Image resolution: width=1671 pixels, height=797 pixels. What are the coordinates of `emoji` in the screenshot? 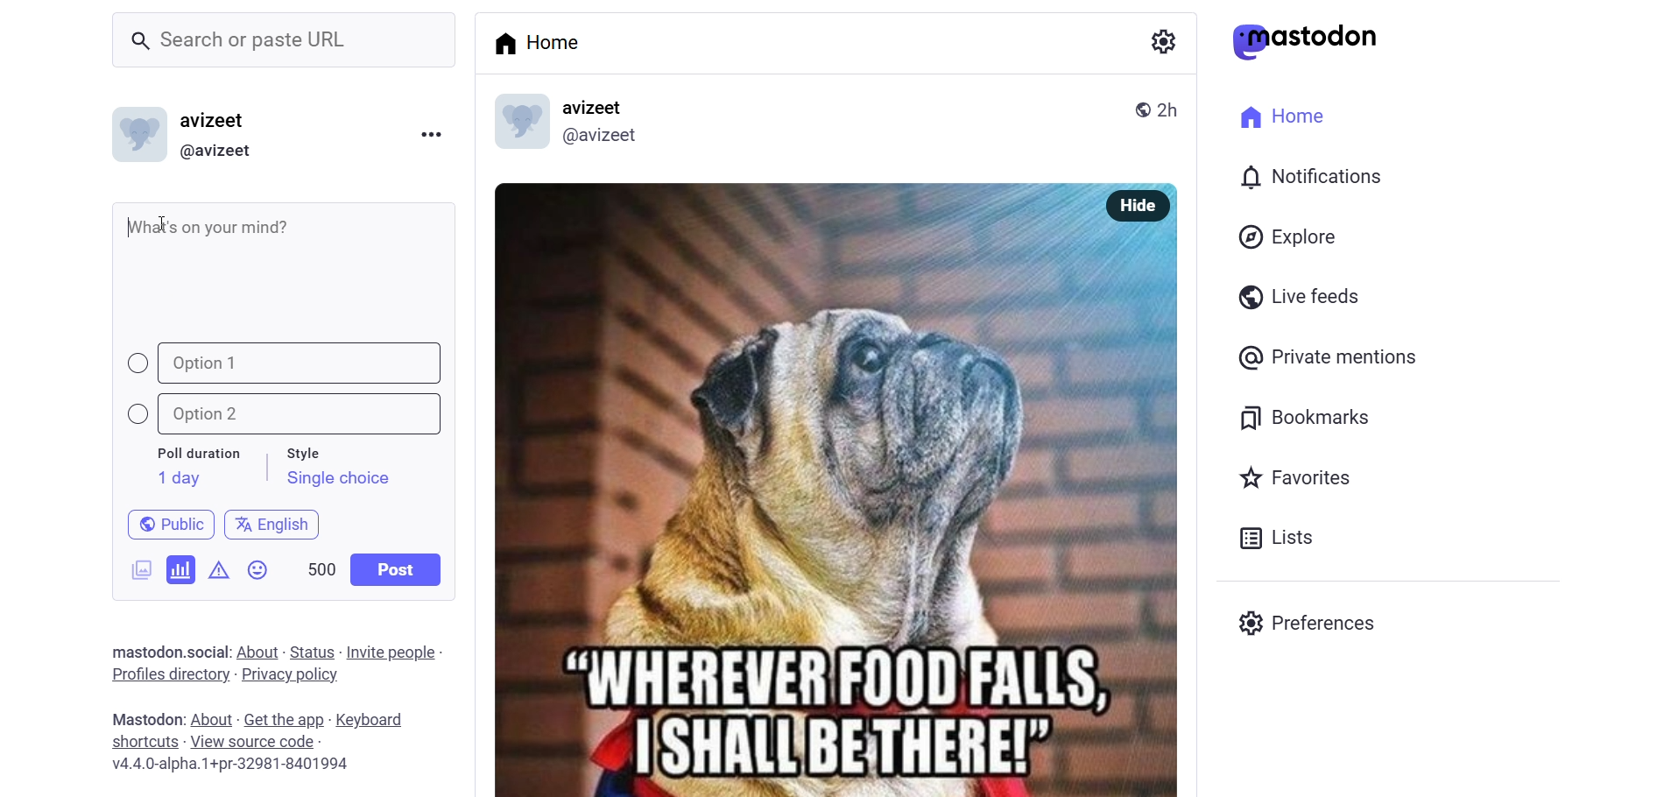 It's located at (259, 574).